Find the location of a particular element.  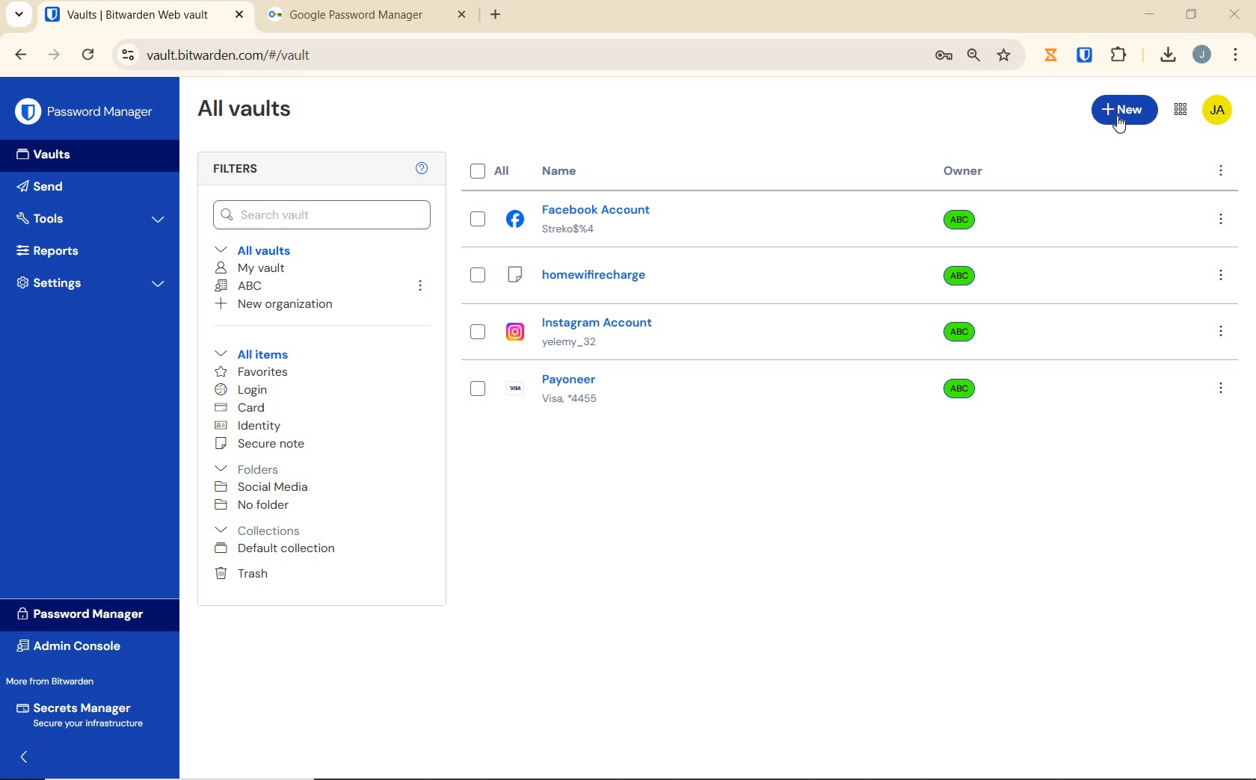

expand/collapse is located at coordinates (23, 758).